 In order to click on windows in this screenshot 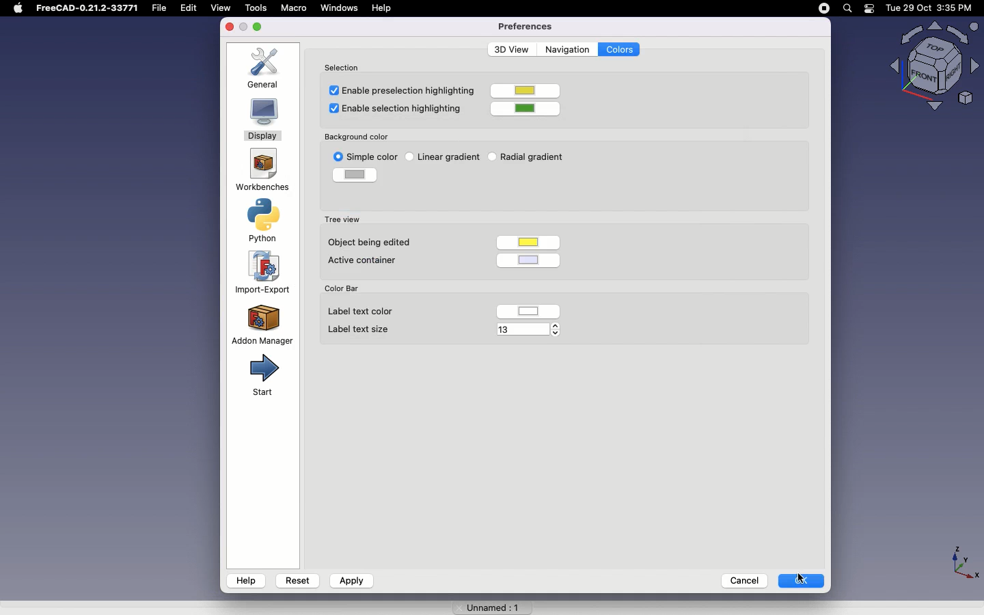, I will do `click(340, 8)`.